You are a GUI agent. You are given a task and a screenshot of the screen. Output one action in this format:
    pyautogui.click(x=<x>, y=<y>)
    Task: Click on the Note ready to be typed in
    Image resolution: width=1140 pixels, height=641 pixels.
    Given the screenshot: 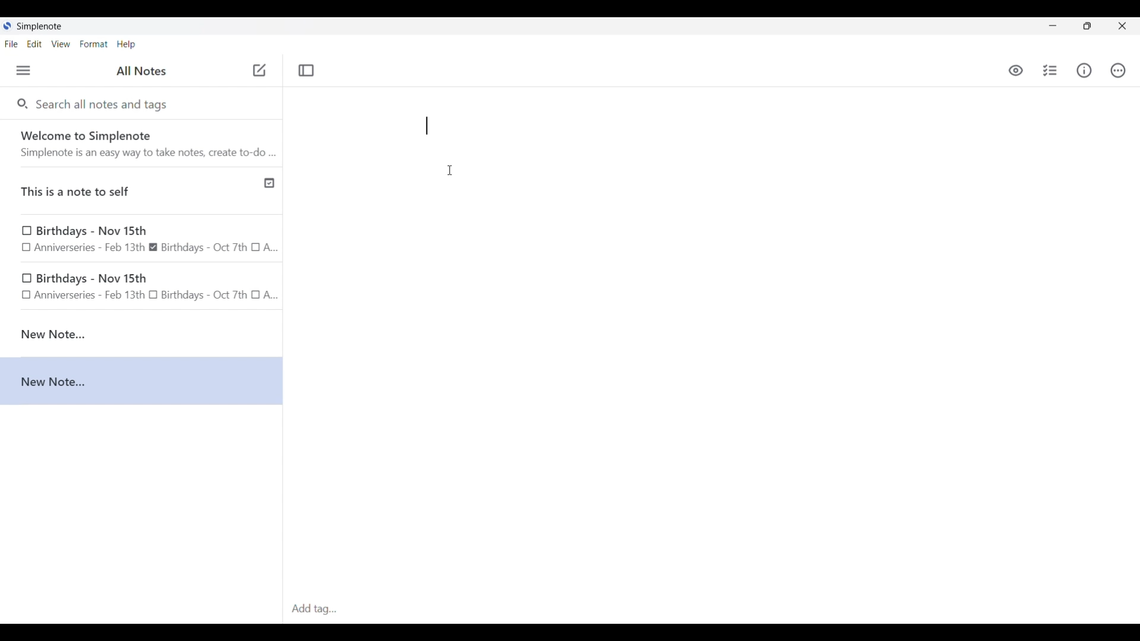 What is the action you would take?
    pyautogui.click(x=427, y=126)
    